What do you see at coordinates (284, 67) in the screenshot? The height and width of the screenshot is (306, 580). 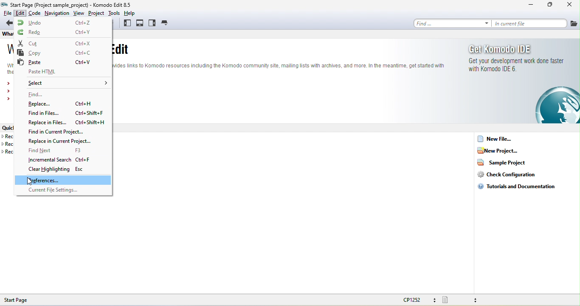 I see `when connected to the internet this panel provide link to komodo resources including the community site mailing list with archive and more.` at bounding box center [284, 67].